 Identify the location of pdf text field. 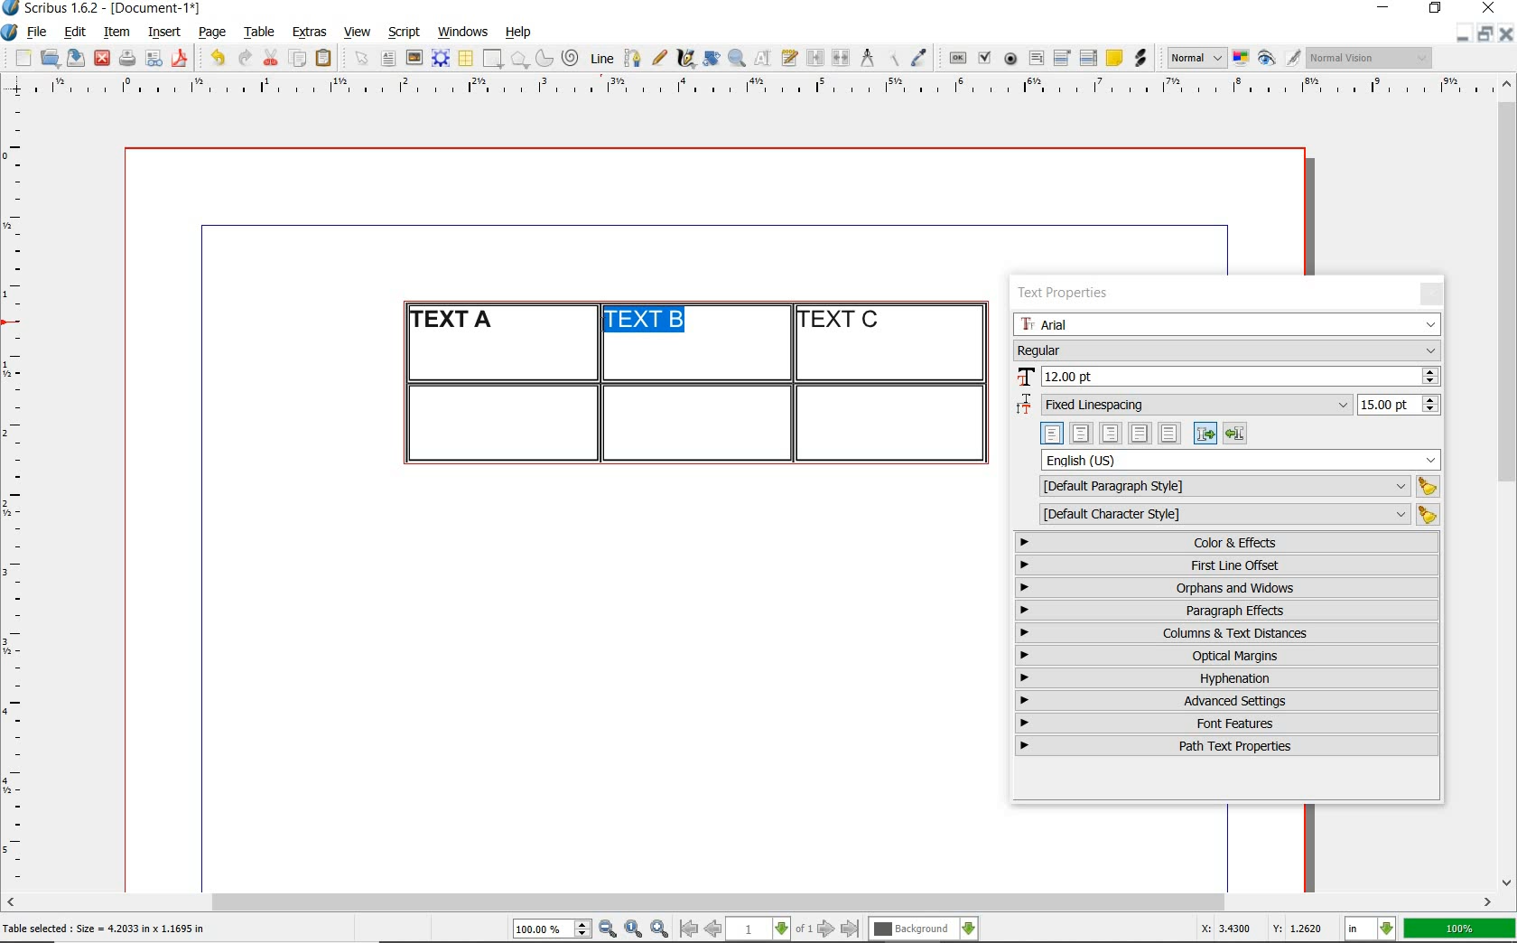
(1036, 60).